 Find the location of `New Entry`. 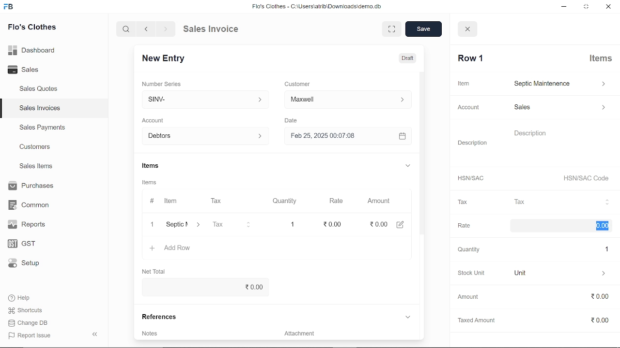

New Entry is located at coordinates (169, 59).